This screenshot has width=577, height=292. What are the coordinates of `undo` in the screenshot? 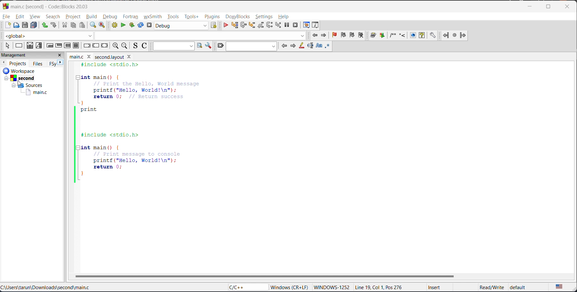 It's located at (45, 26).